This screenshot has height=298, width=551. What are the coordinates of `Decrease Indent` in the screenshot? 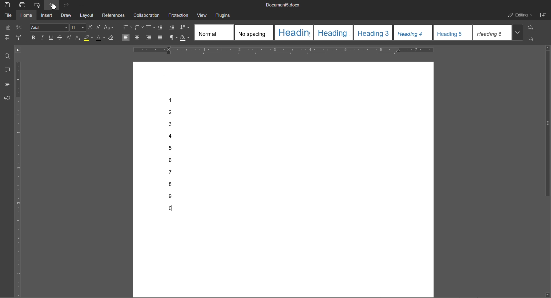 It's located at (161, 27).